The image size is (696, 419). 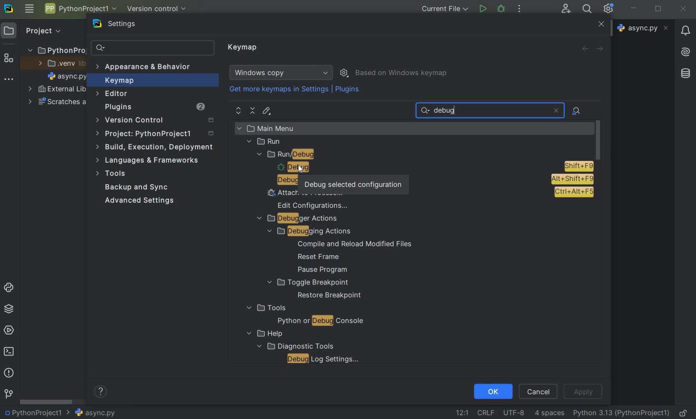 I want to click on appearance & behavior, so click(x=148, y=68).